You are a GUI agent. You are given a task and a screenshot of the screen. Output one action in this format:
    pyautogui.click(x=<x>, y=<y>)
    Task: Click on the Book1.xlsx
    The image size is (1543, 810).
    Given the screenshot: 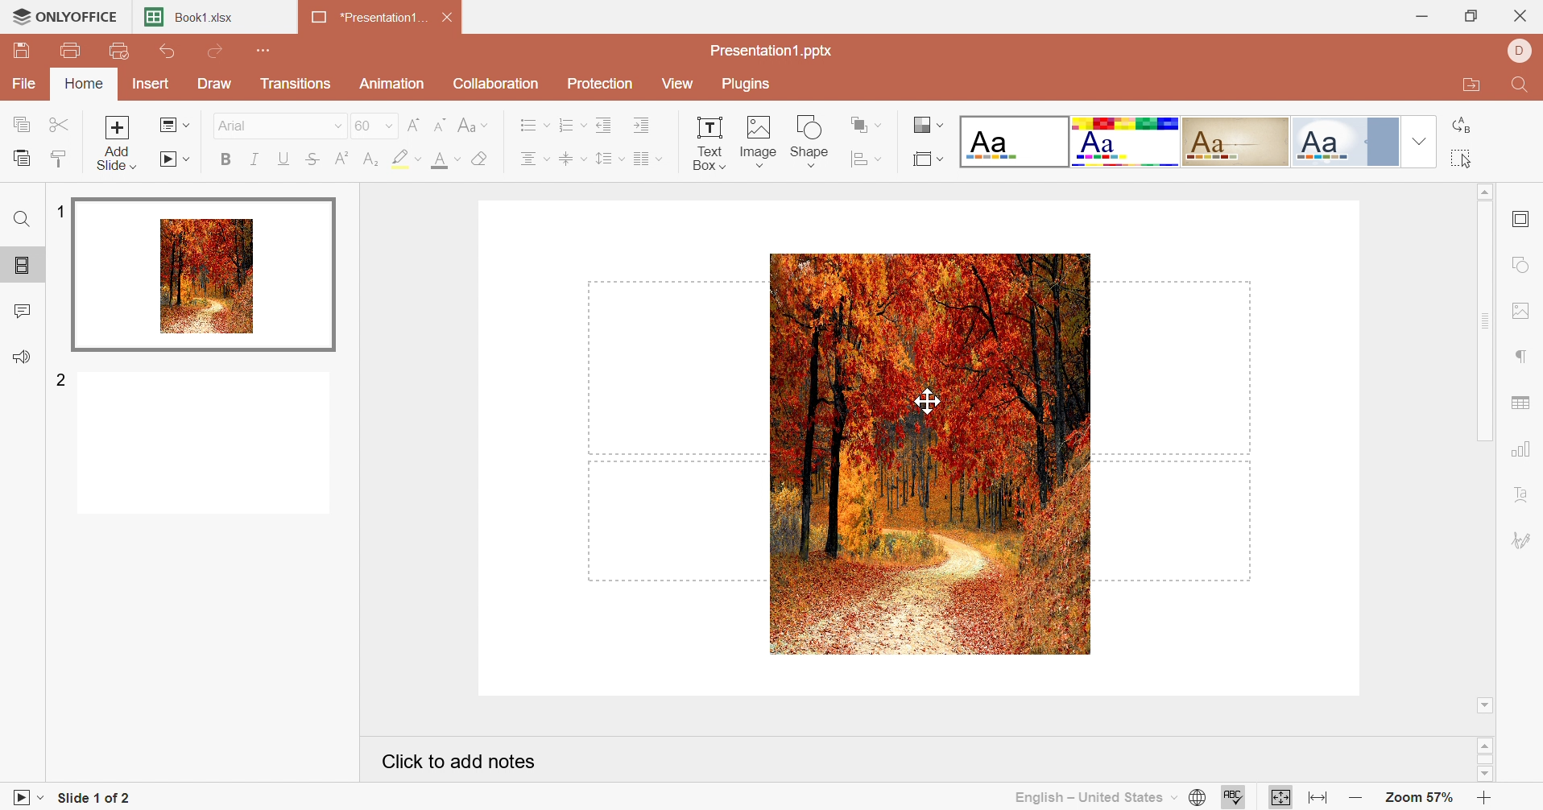 What is the action you would take?
    pyautogui.click(x=194, y=18)
    